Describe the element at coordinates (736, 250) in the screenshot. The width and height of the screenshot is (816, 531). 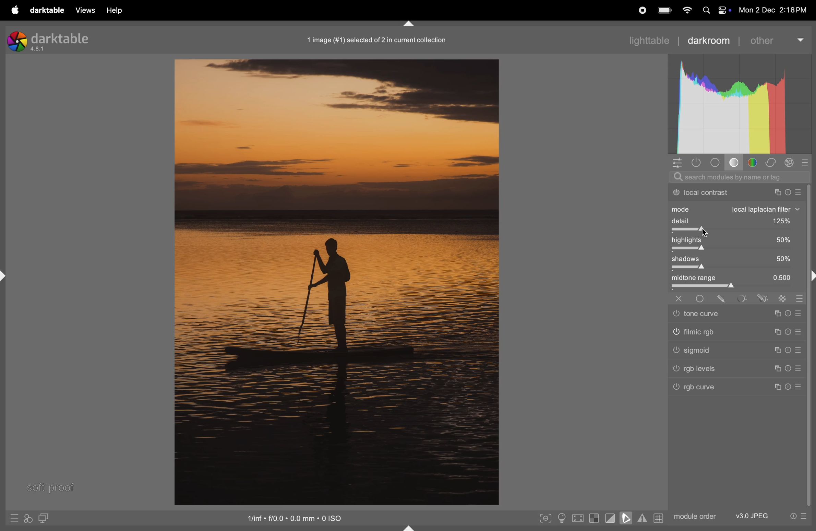
I see `togglebar` at that location.